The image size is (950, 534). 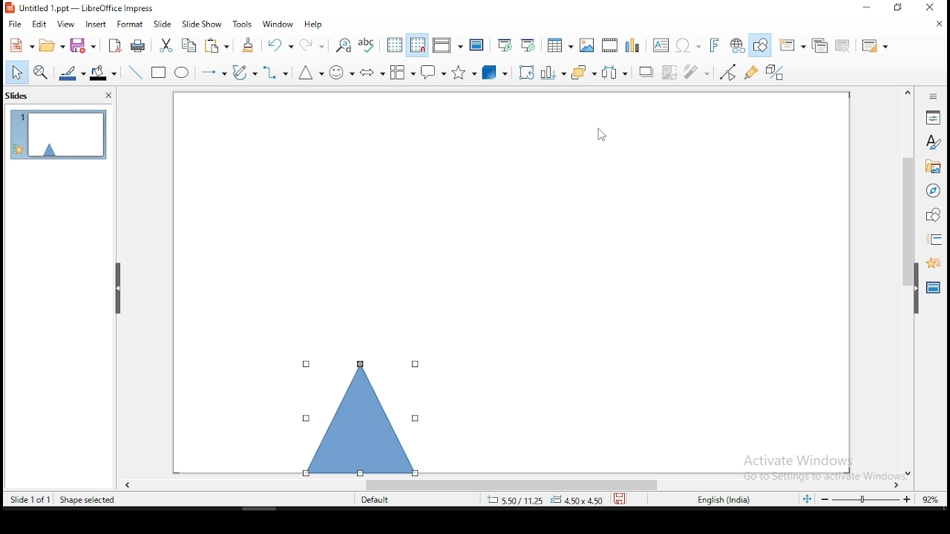 I want to click on crop image, so click(x=671, y=71).